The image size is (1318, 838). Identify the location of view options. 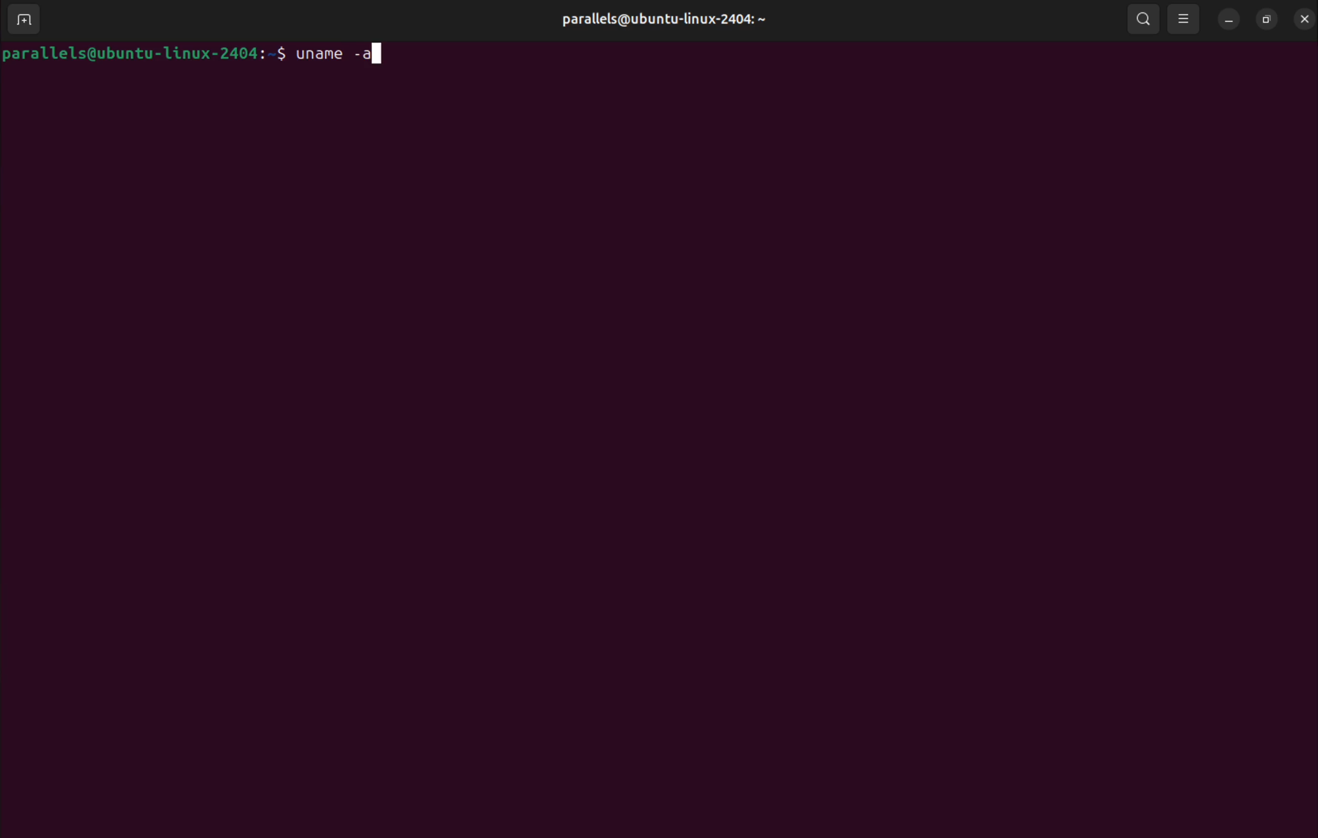
(1185, 18).